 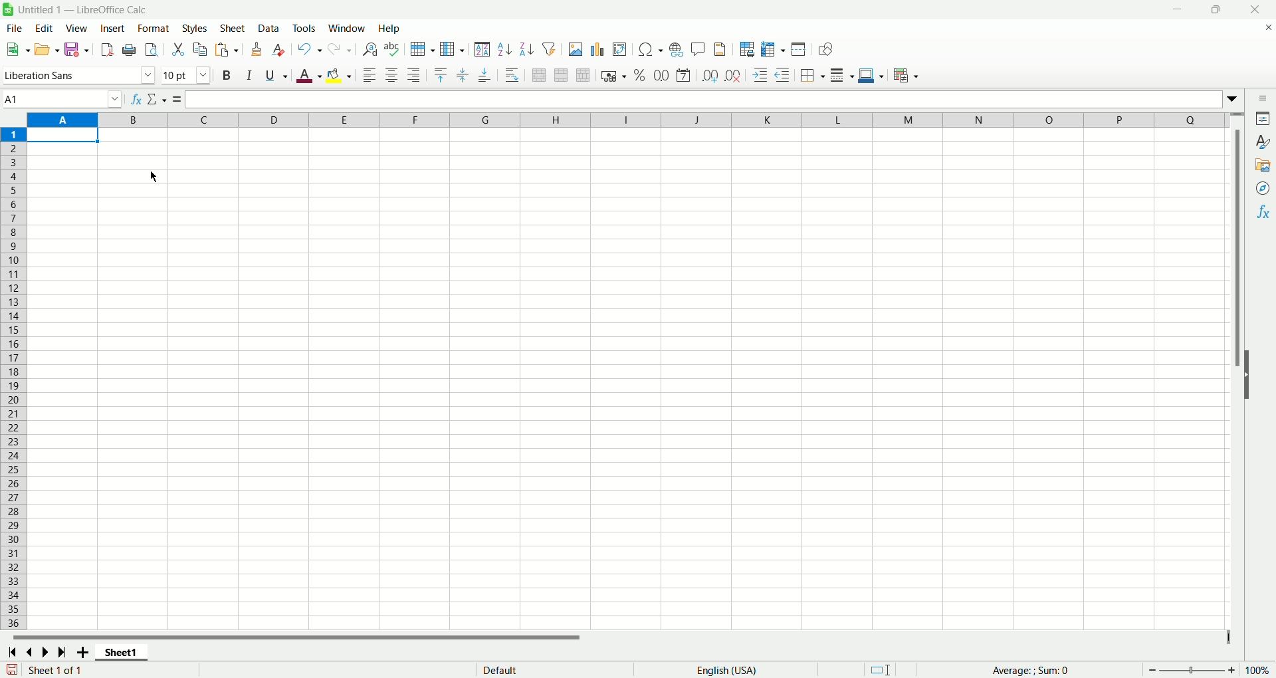 What do you see at coordinates (1260, 669) in the screenshot?
I see `zoom percent` at bounding box center [1260, 669].